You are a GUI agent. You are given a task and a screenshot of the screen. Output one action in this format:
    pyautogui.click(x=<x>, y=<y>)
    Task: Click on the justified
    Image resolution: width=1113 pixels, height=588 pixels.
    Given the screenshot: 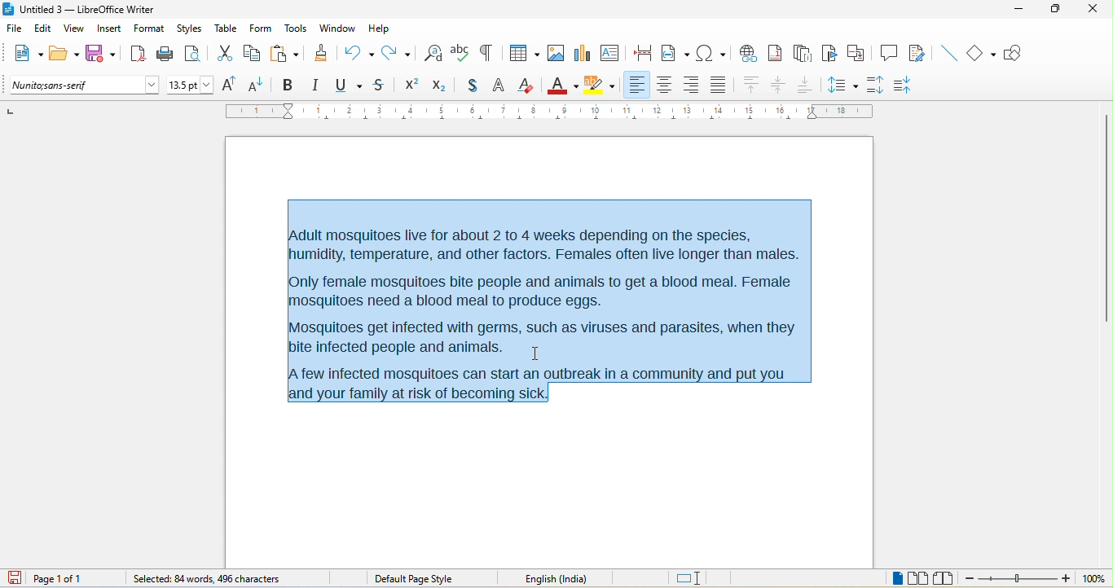 What is the action you would take?
    pyautogui.click(x=721, y=83)
    